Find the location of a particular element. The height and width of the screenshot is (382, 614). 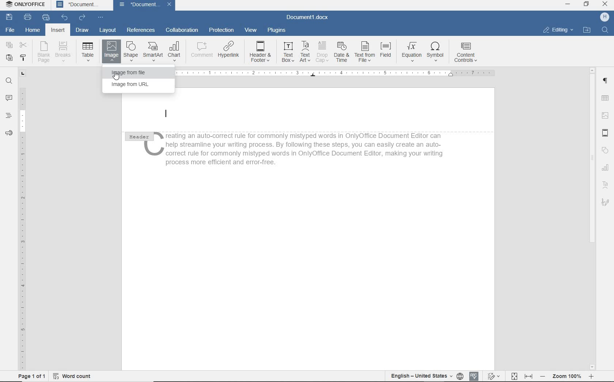

SPELL CHECKING is located at coordinates (474, 375).